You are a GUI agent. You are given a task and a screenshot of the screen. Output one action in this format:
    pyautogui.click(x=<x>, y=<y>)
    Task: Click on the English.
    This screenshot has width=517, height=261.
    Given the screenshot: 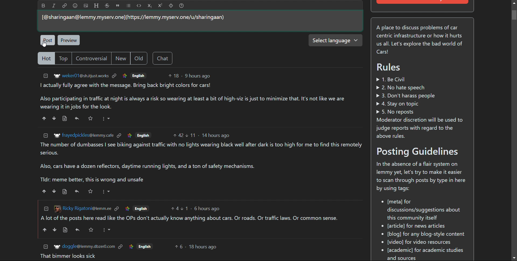 What is the action you would take?
    pyautogui.click(x=141, y=208)
    